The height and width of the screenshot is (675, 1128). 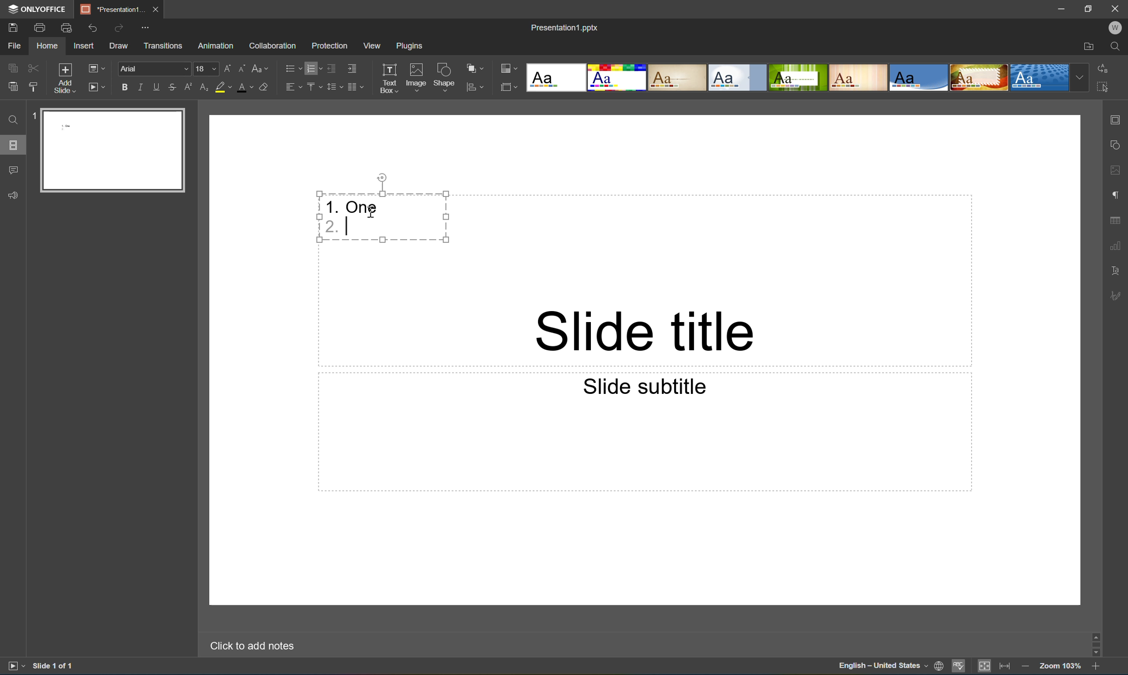 What do you see at coordinates (67, 28) in the screenshot?
I see `Quick print` at bounding box center [67, 28].